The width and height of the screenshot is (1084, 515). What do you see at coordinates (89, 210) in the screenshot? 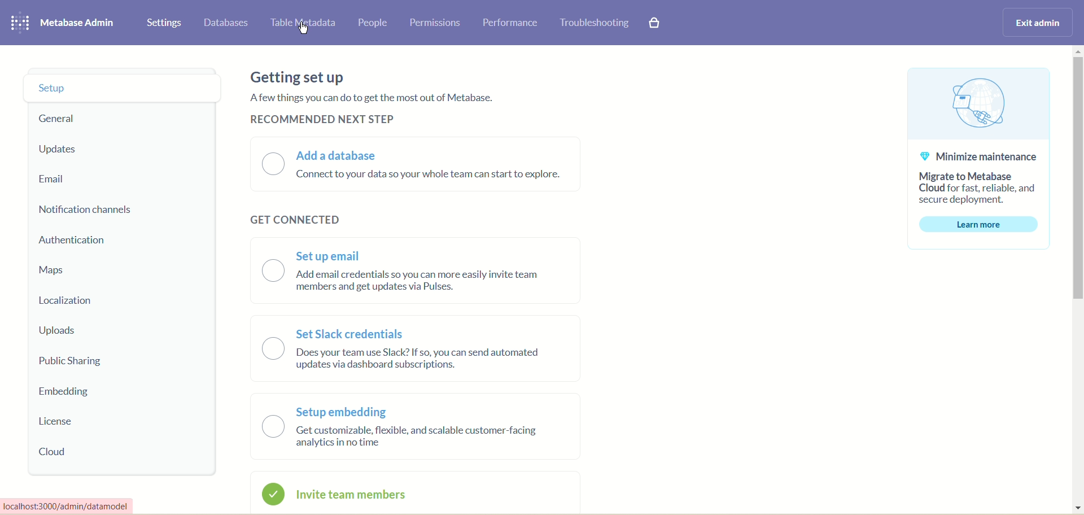
I see `notification channels` at bounding box center [89, 210].